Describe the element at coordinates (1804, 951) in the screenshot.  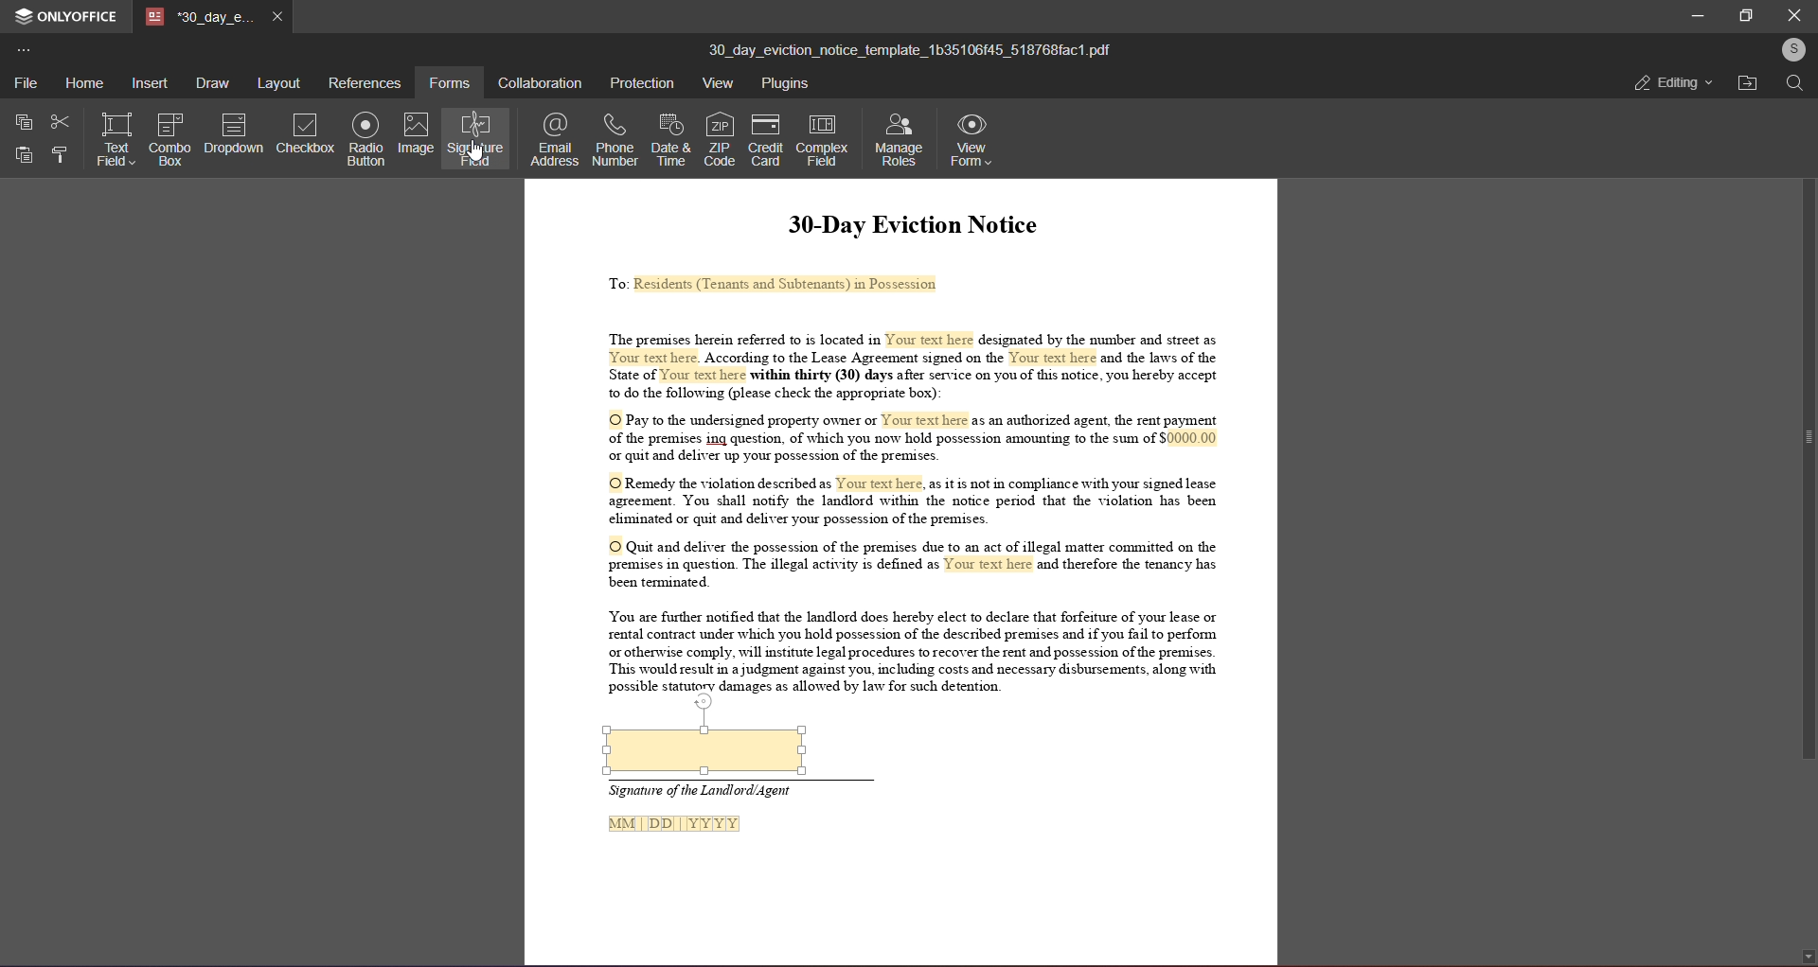
I see `down` at that location.